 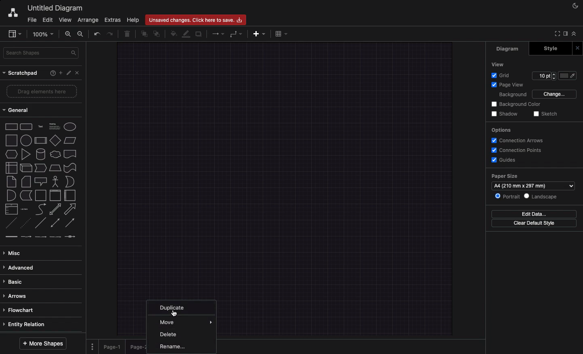 What do you see at coordinates (544, 114) in the screenshot?
I see `Sketch` at bounding box center [544, 114].